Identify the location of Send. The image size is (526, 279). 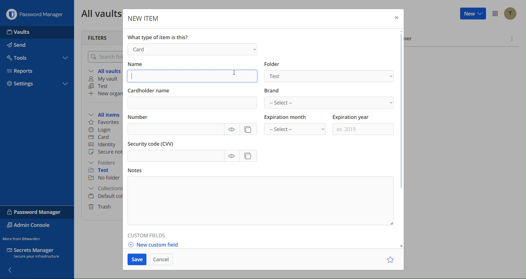
(19, 46).